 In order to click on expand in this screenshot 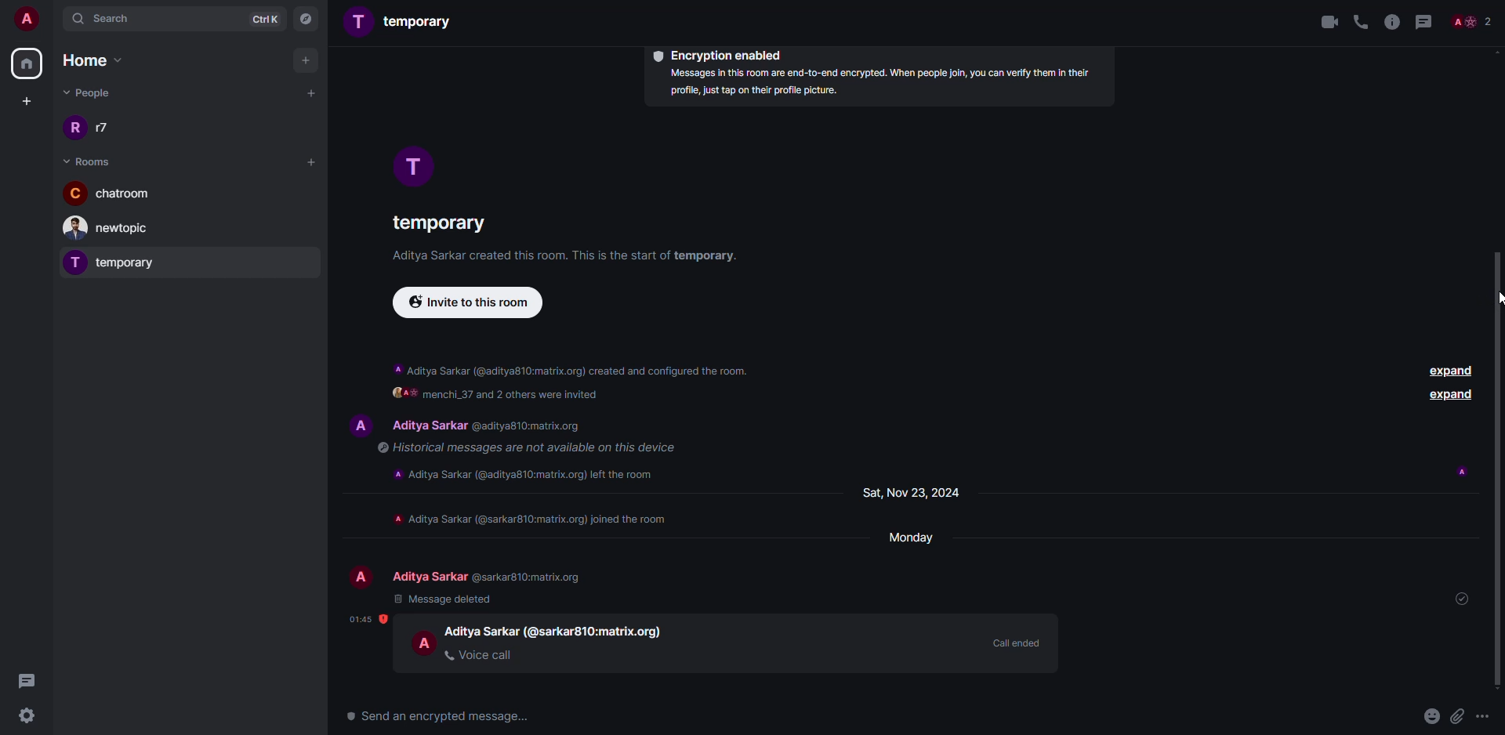, I will do `click(1450, 396)`.